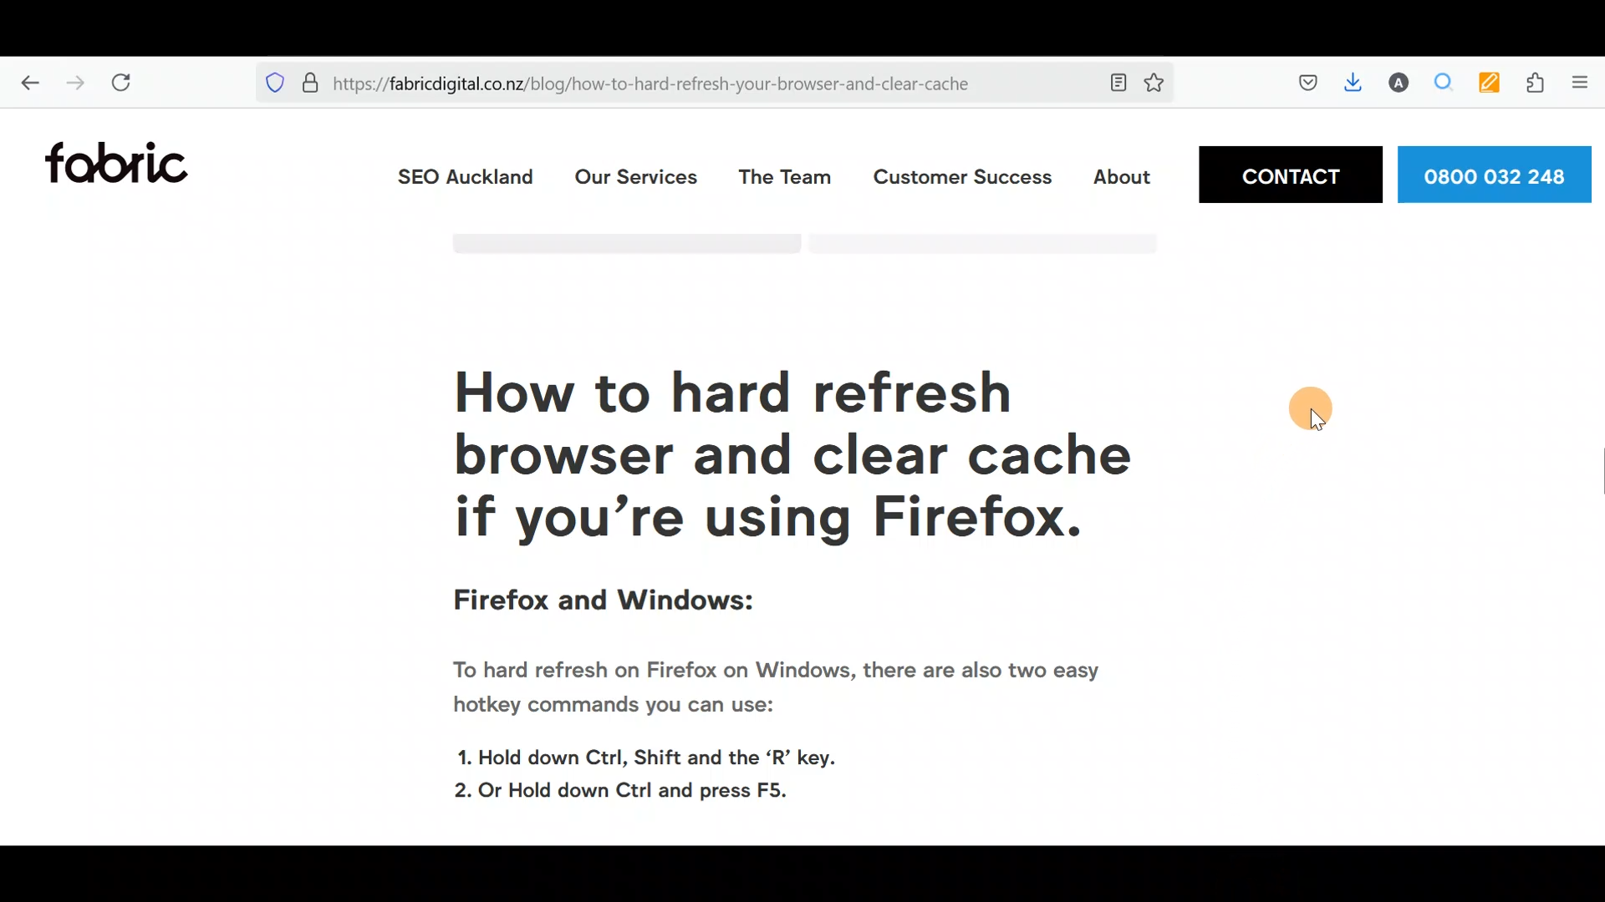  I want to click on https://fabricdigital.co.nz/blog/how-to-hard-refresh-your-browser-and-clear-cache, so click(662, 84).